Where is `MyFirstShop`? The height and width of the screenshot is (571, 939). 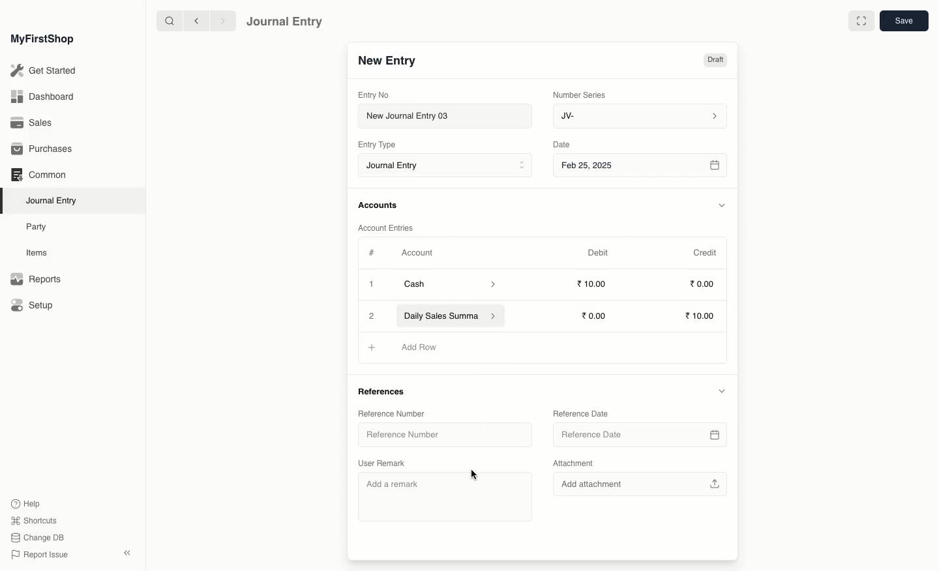
MyFirstShop is located at coordinates (41, 40).